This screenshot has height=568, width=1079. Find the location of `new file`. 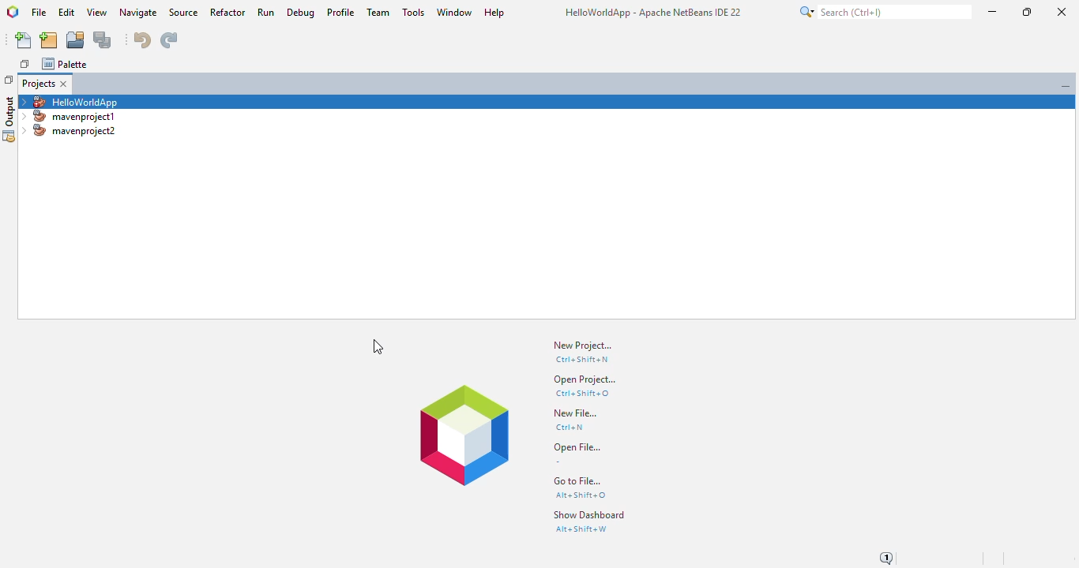

new file is located at coordinates (24, 40).